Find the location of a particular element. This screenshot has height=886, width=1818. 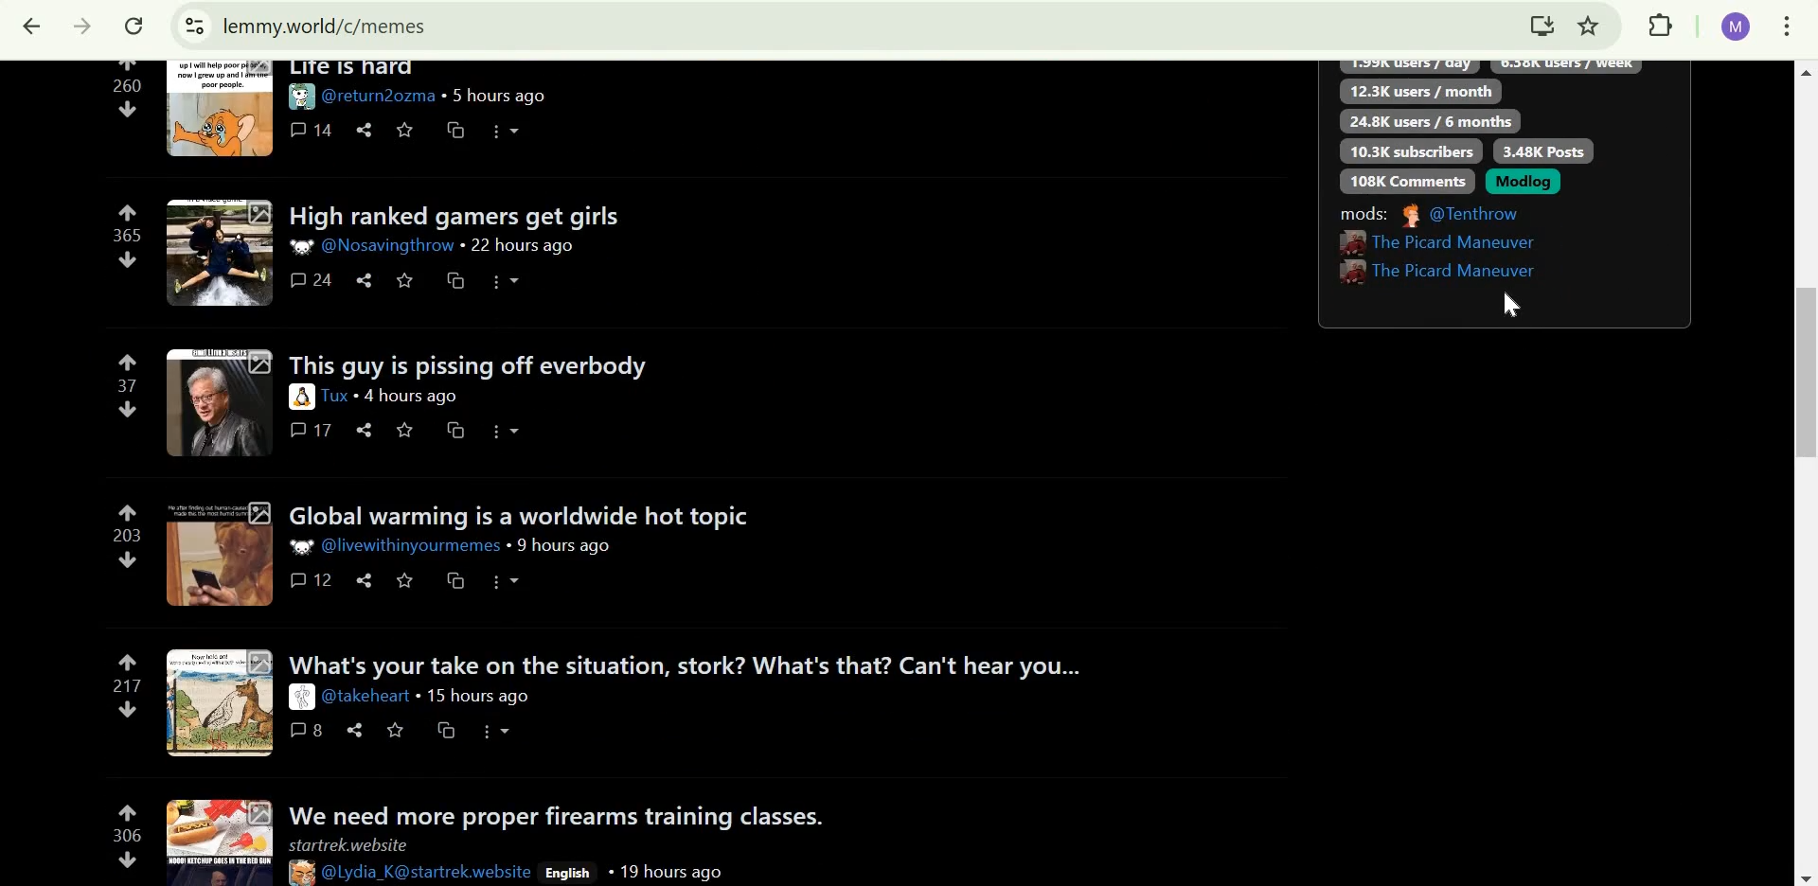

4 hours ago is located at coordinates (414, 398).